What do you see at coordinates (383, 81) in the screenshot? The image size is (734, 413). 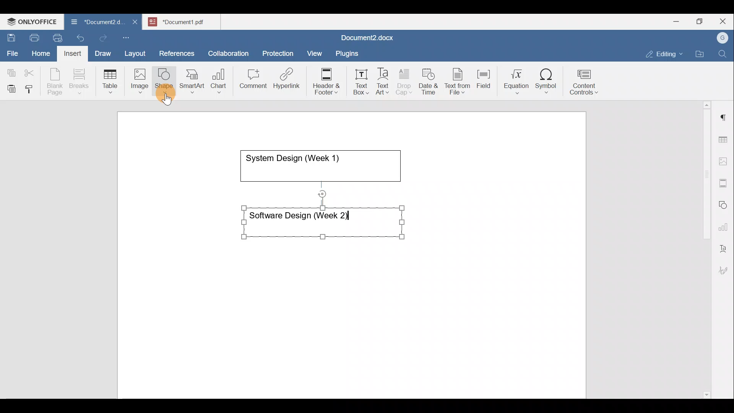 I see `Text Art` at bounding box center [383, 81].